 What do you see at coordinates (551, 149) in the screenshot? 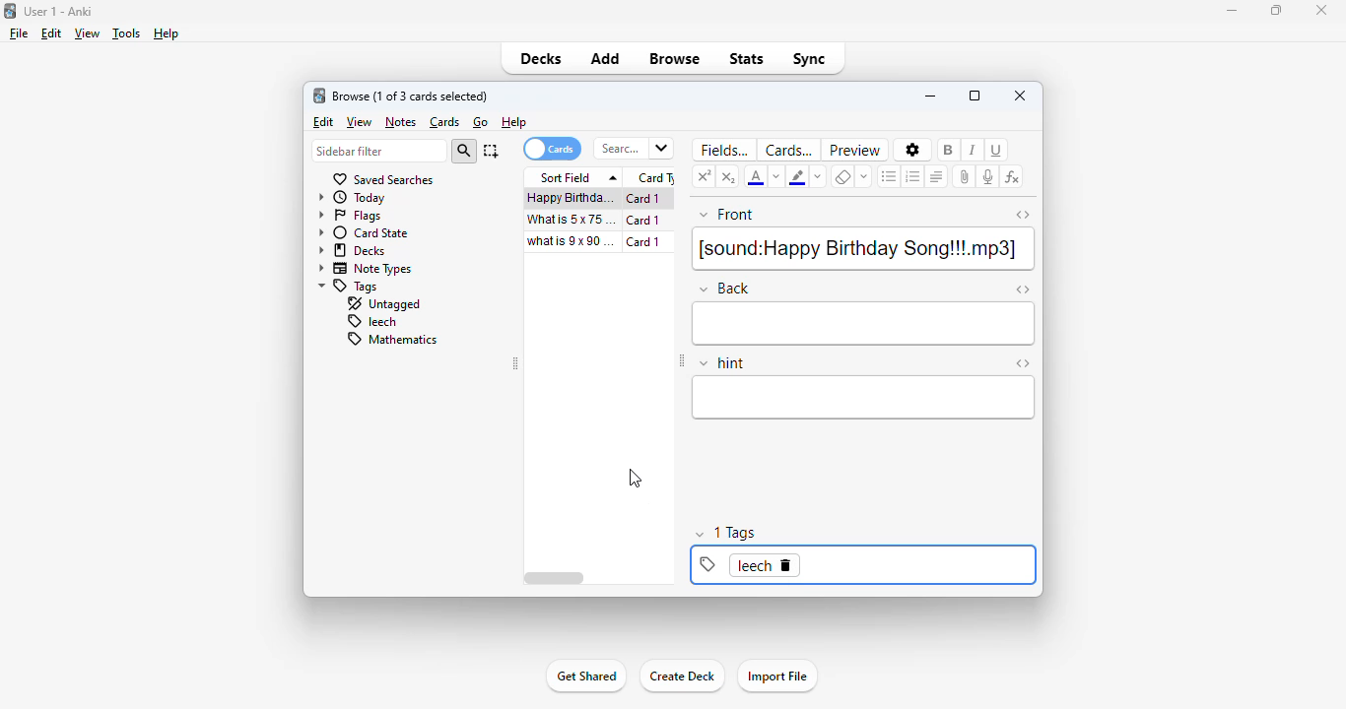
I see `cards` at bounding box center [551, 149].